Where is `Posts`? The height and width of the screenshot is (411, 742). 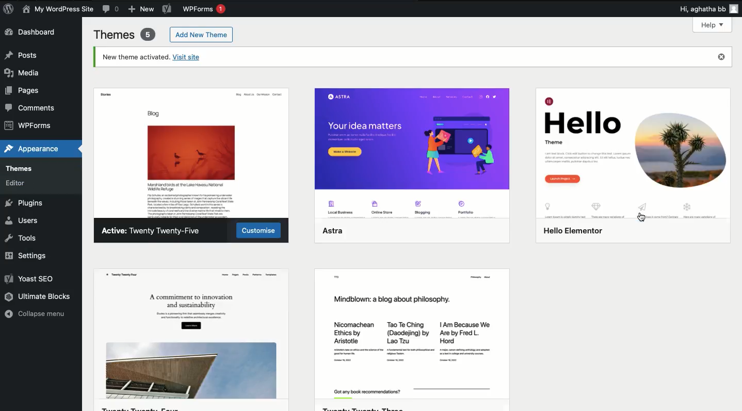
Posts is located at coordinates (21, 55).